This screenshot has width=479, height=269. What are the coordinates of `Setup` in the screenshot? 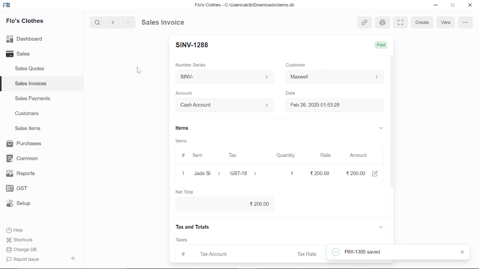 It's located at (24, 204).